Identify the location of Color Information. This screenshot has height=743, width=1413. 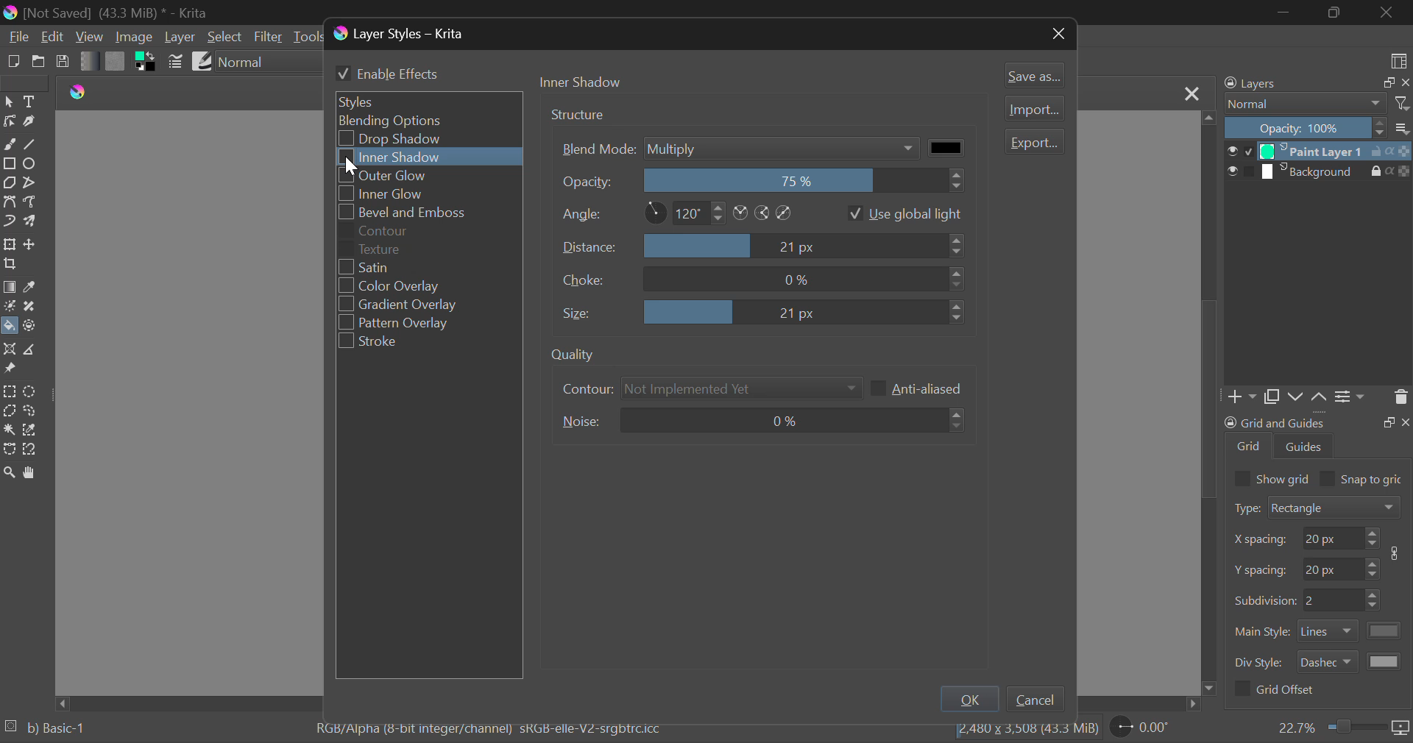
(483, 734).